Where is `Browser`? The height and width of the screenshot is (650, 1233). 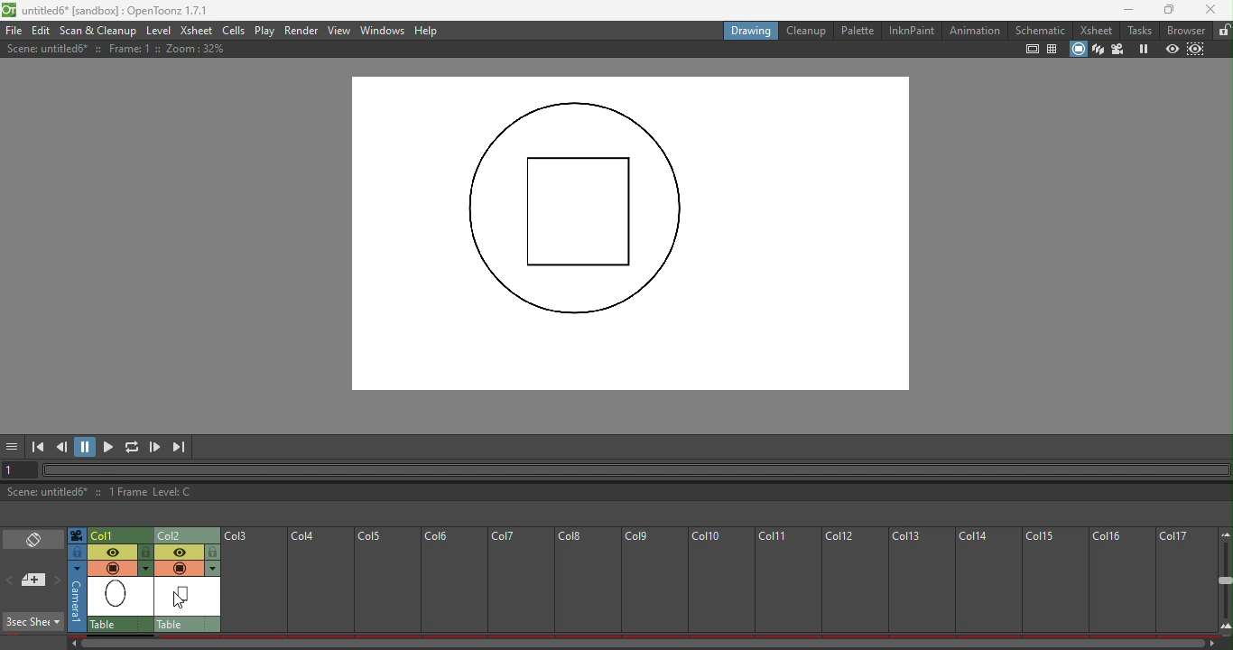 Browser is located at coordinates (1183, 31).